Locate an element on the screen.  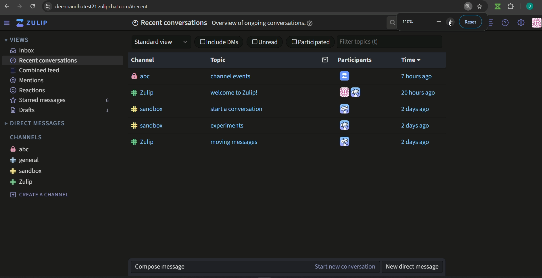
textbox is located at coordinates (364, 42).